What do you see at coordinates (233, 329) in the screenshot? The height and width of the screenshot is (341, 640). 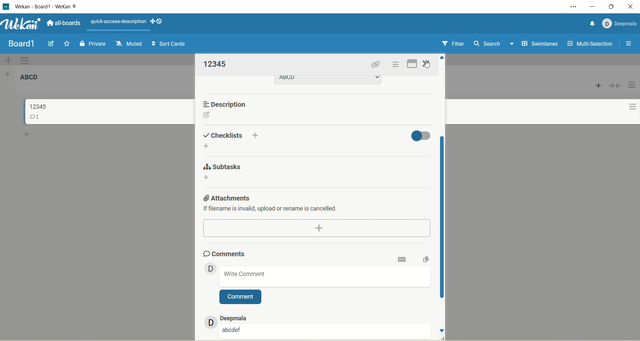 I see `comment` at bounding box center [233, 329].